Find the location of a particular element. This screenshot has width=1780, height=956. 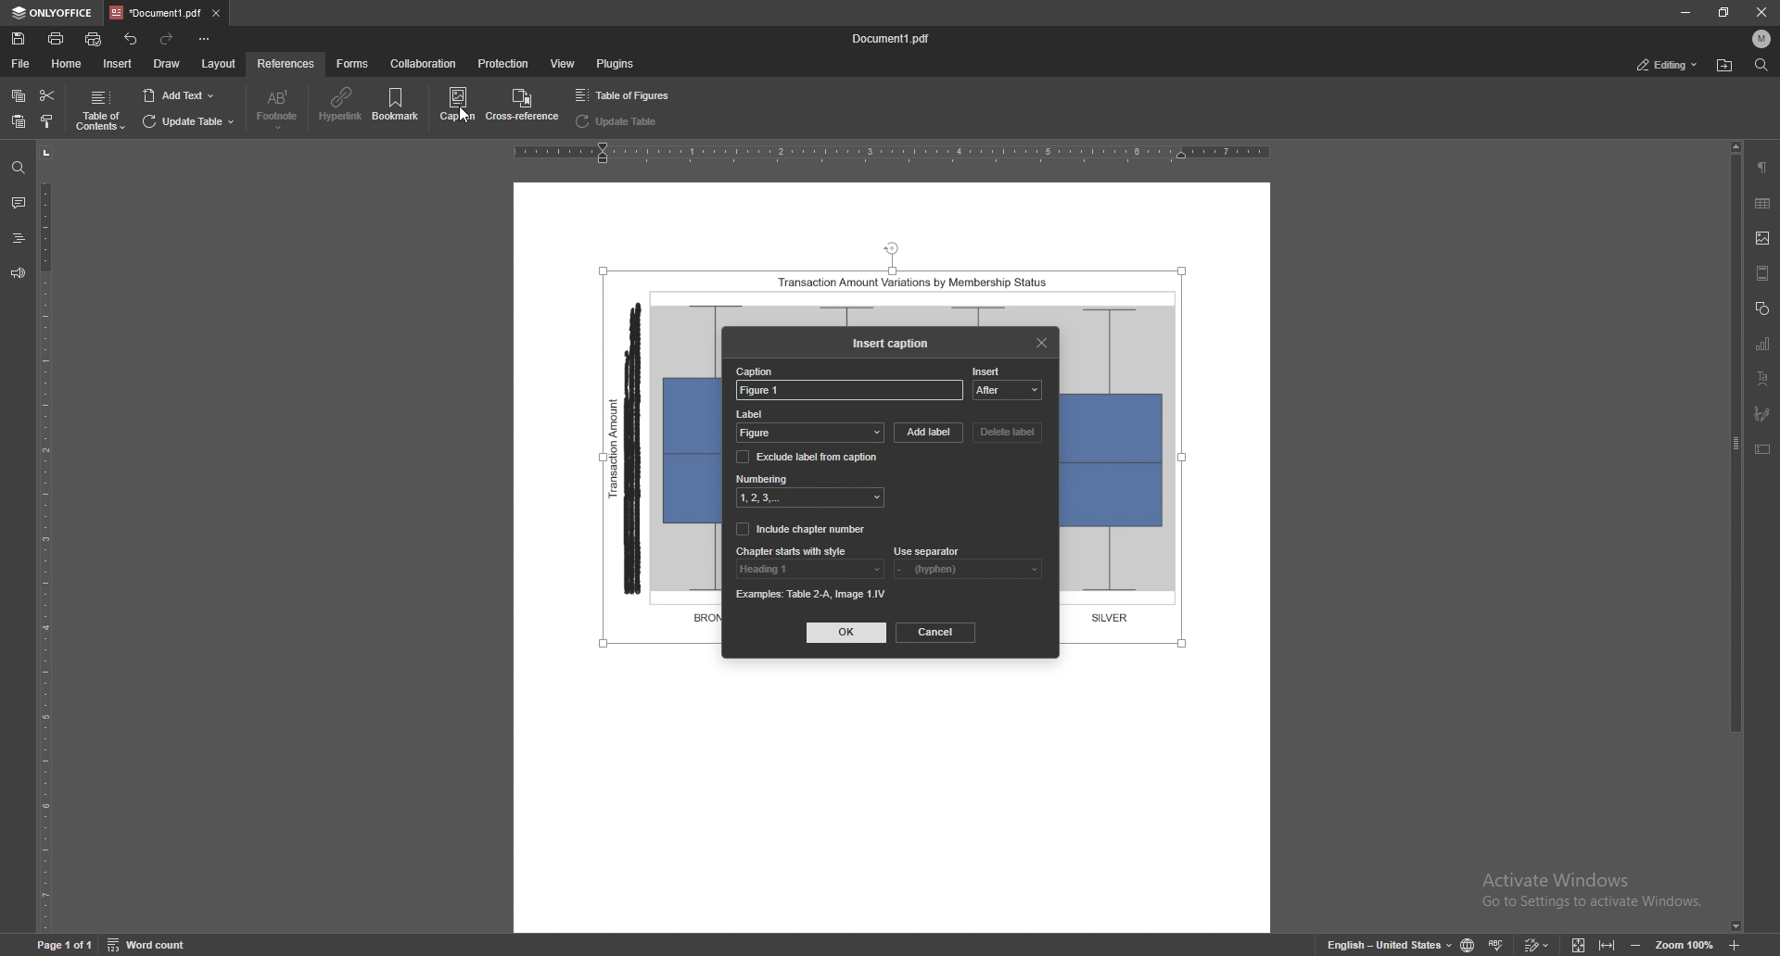

cancel is located at coordinates (936, 632).